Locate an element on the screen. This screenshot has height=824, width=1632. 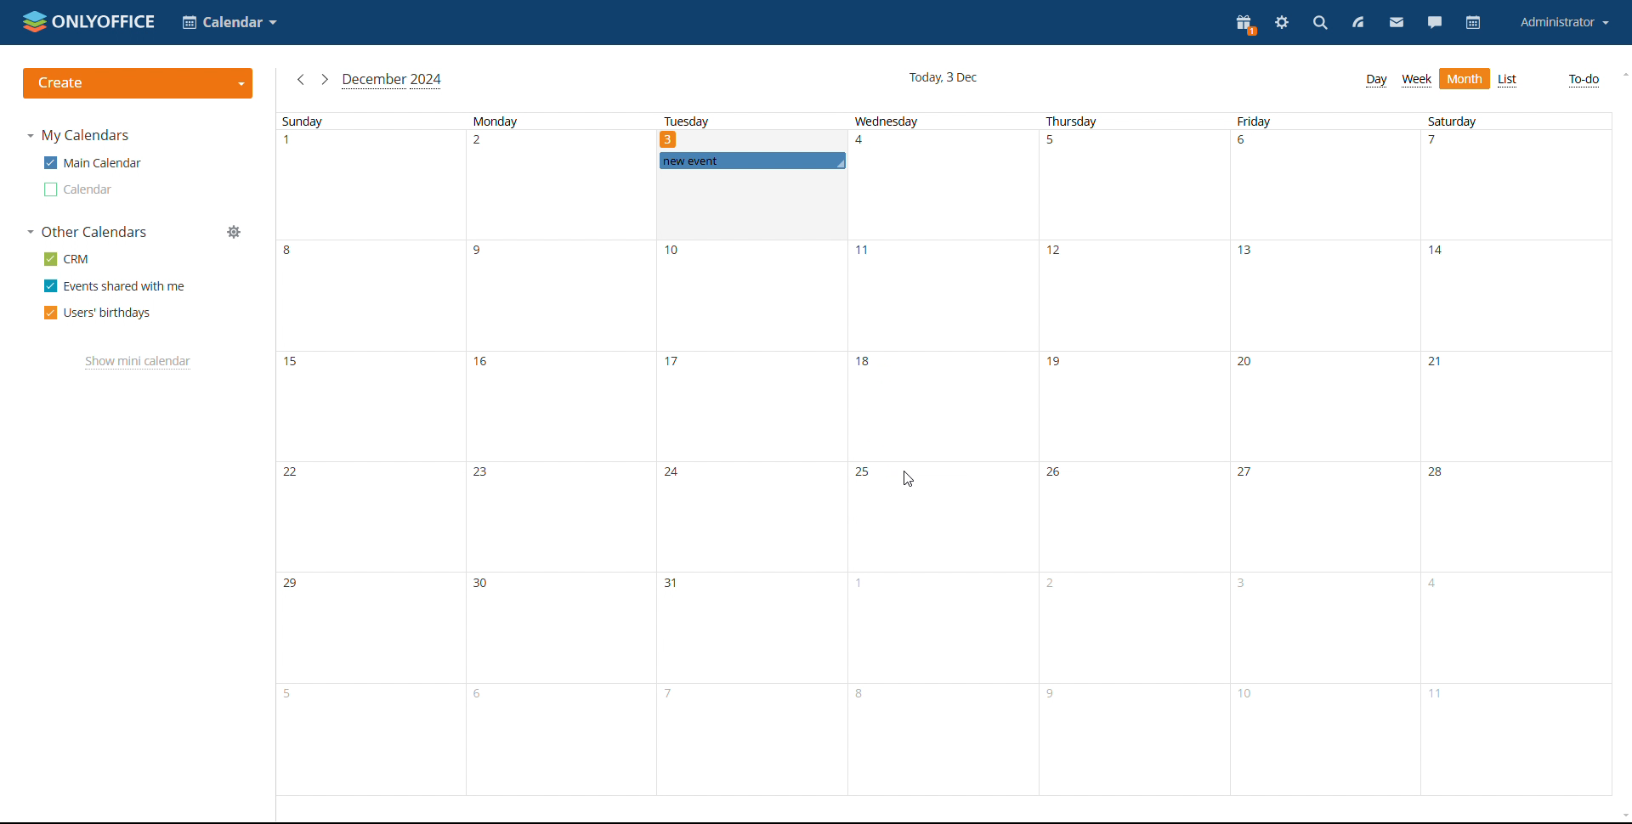
account is located at coordinates (1566, 23).